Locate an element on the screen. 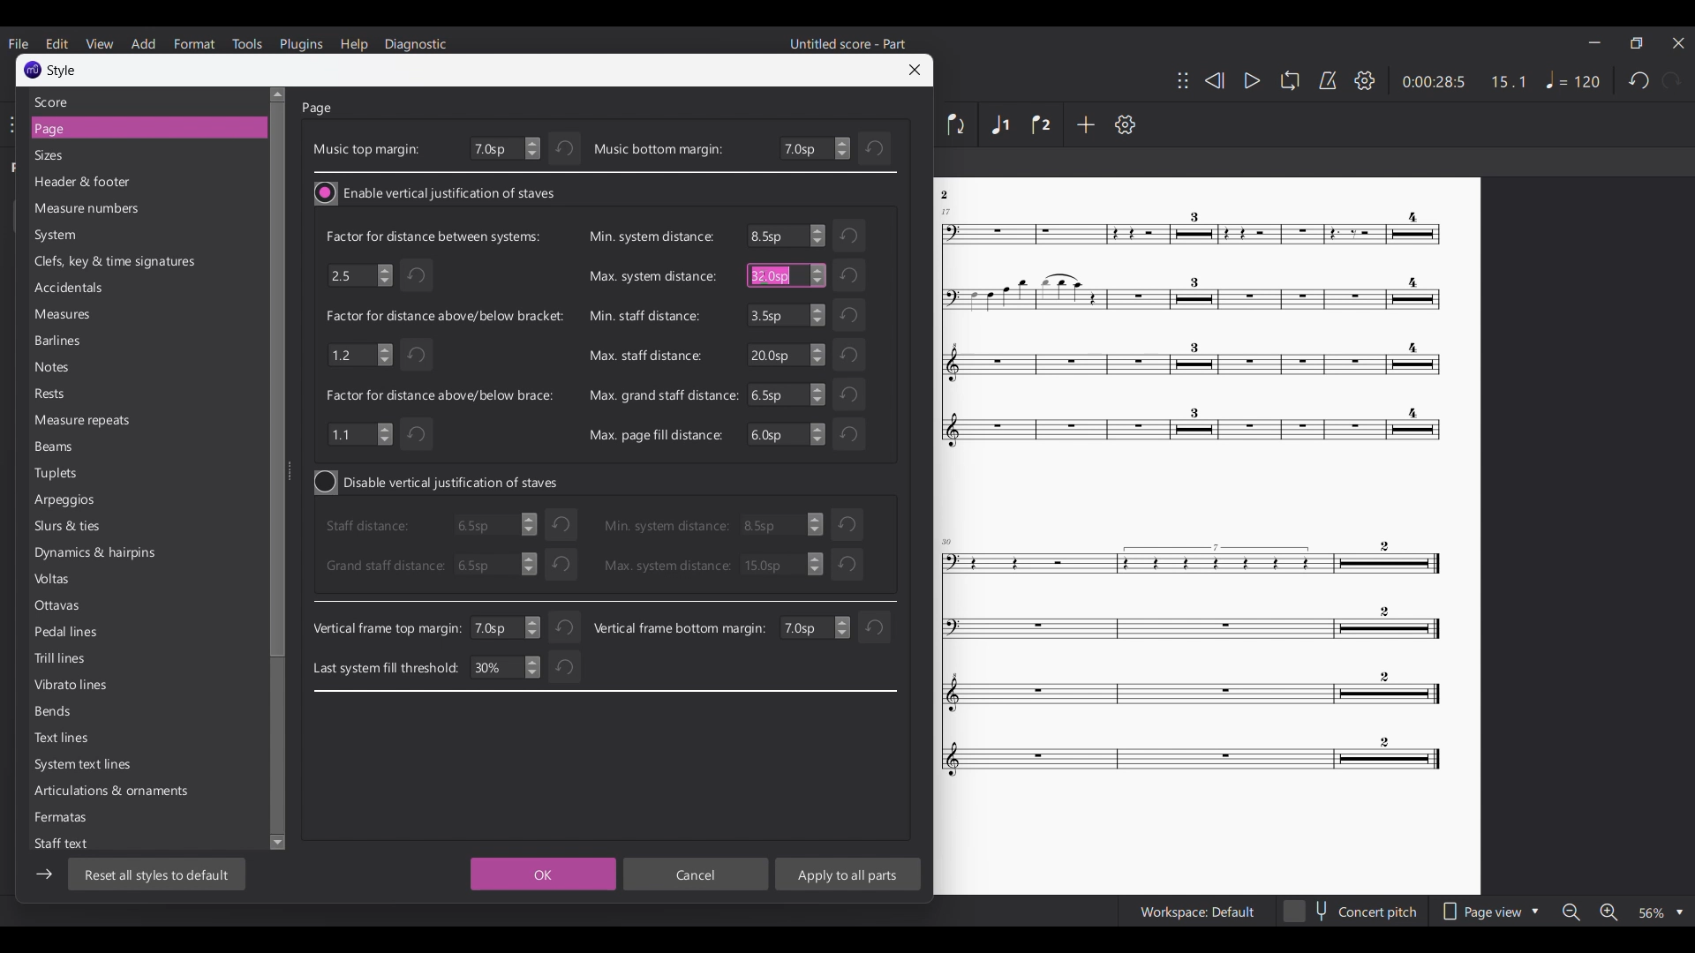  1.2 is located at coordinates (358, 353).